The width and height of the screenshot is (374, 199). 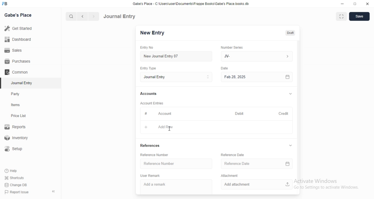 What do you see at coordinates (342, 17) in the screenshot?
I see `fullscreen` at bounding box center [342, 17].